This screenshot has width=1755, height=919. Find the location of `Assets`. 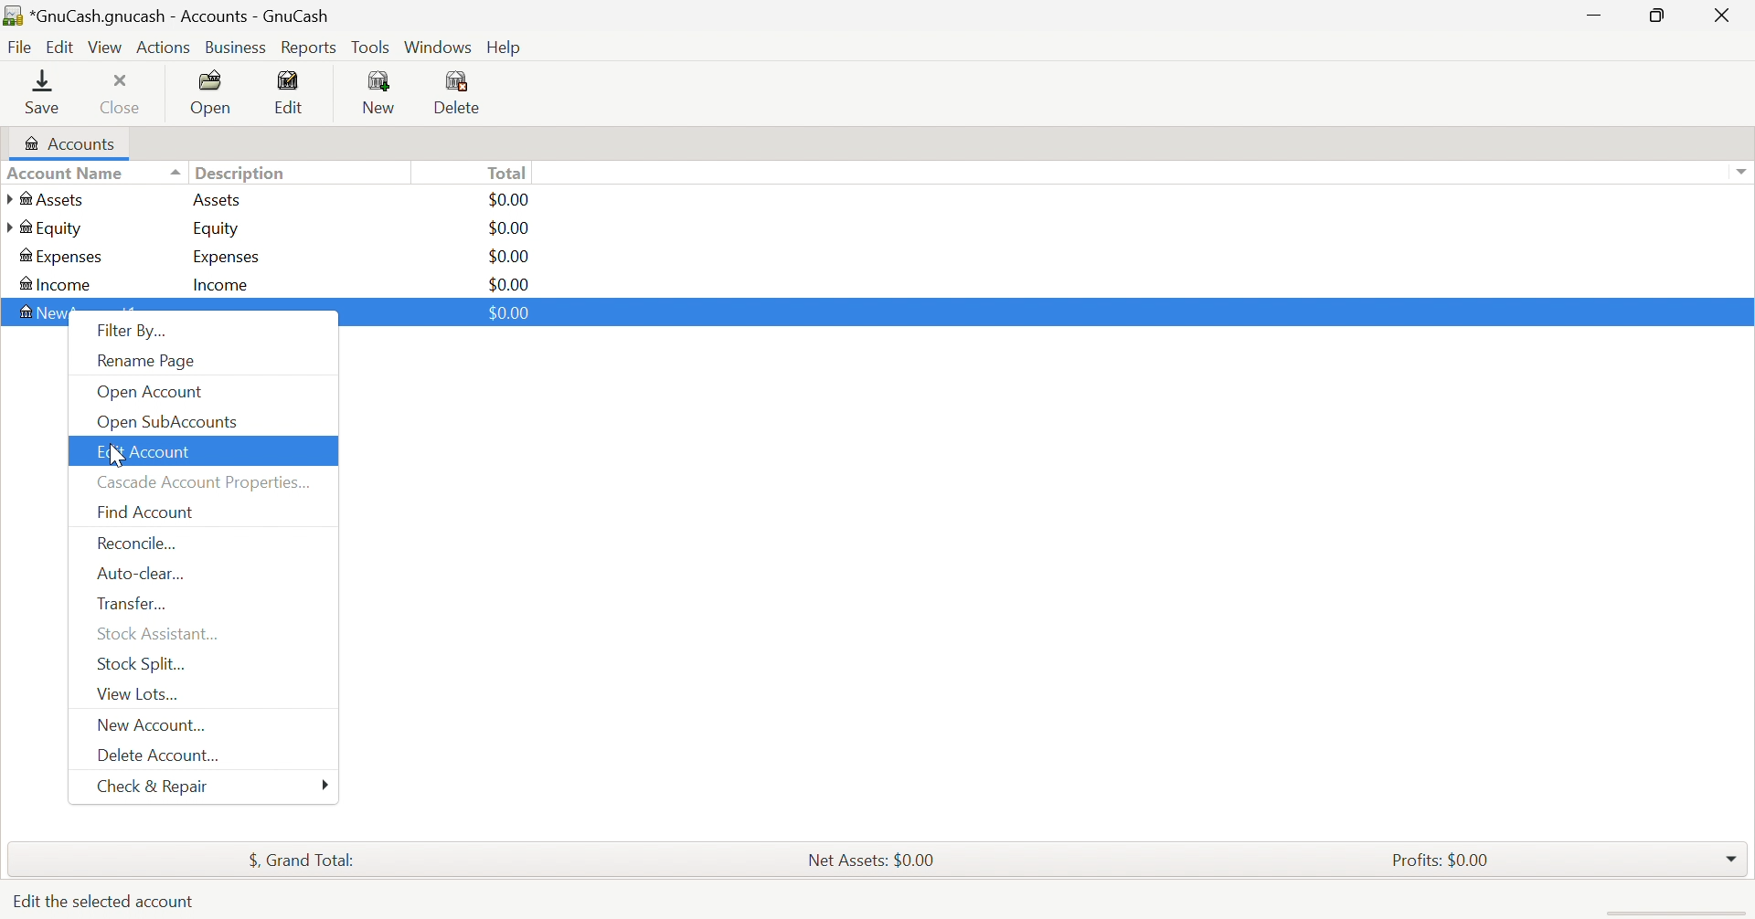

Assets is located at coordinates (49, 199).